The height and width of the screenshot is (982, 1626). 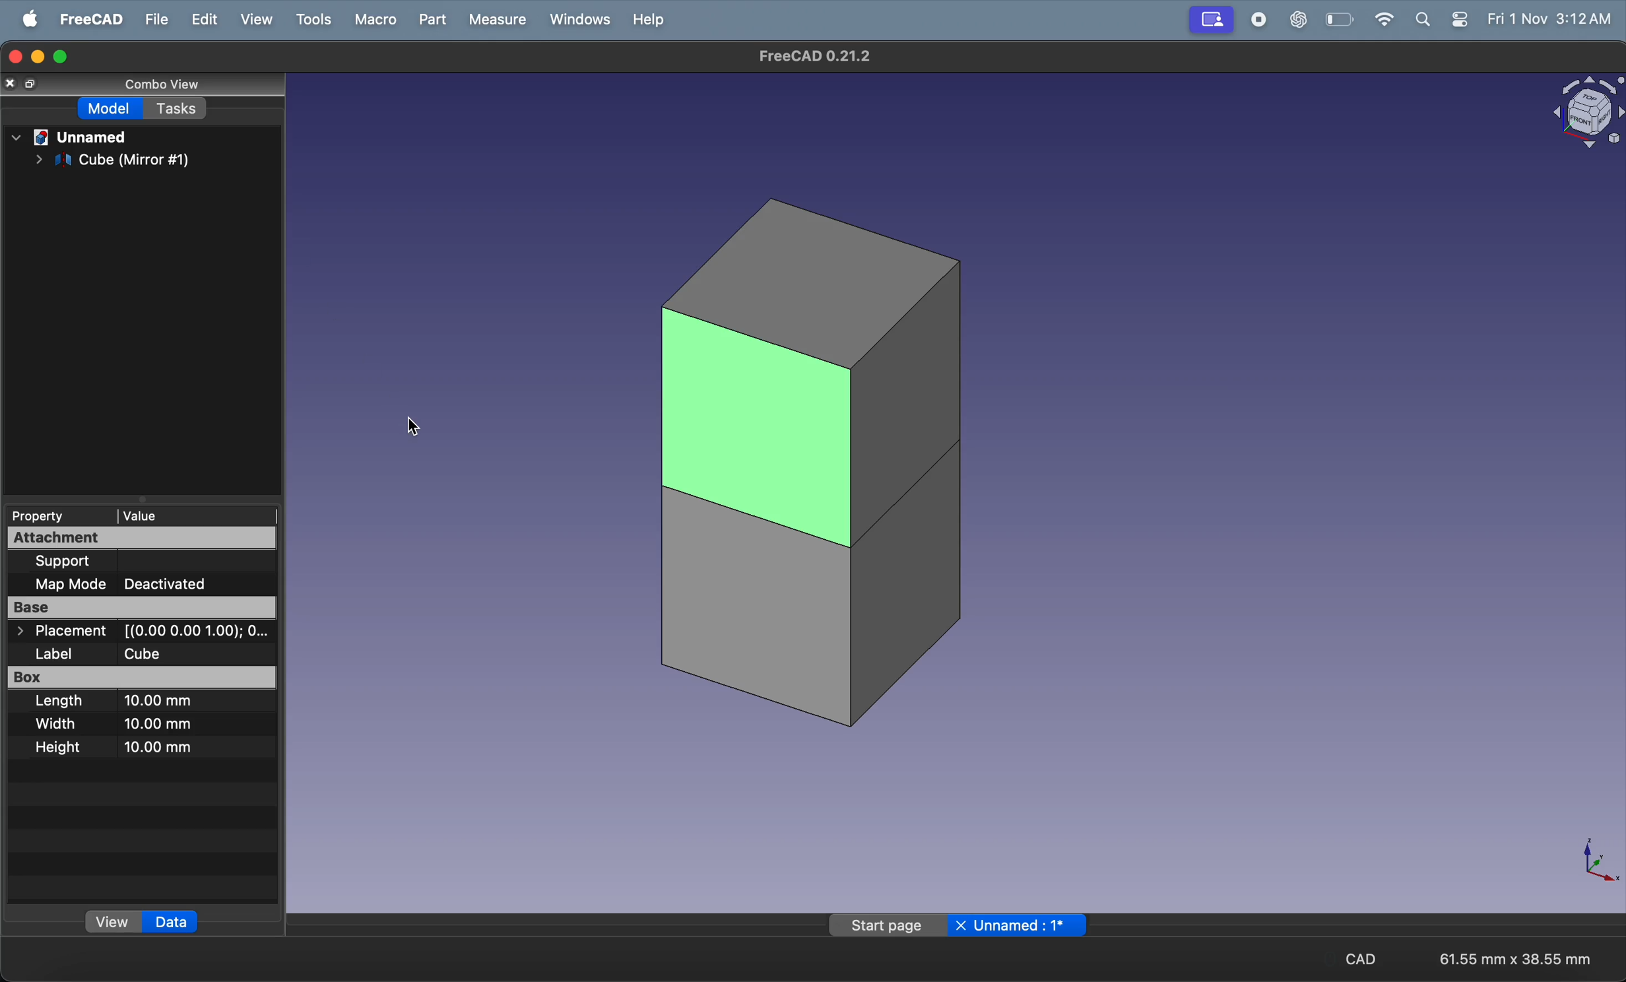 I want to click on data, so click(x=172, y=920).